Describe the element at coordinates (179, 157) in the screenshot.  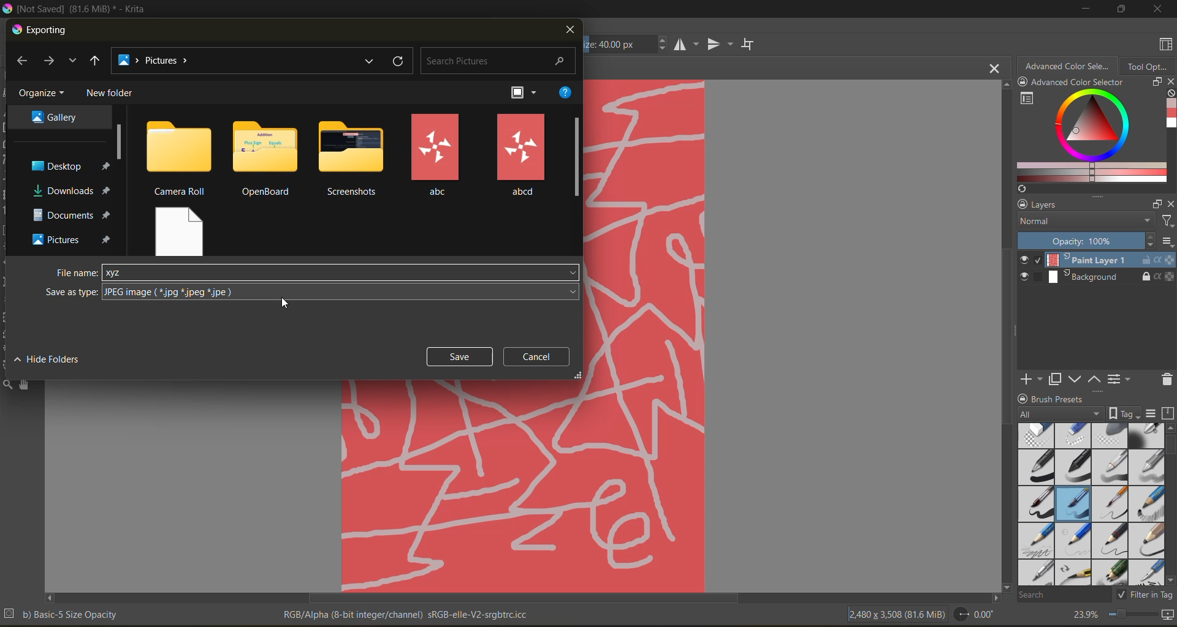
I see `folders` at that location.